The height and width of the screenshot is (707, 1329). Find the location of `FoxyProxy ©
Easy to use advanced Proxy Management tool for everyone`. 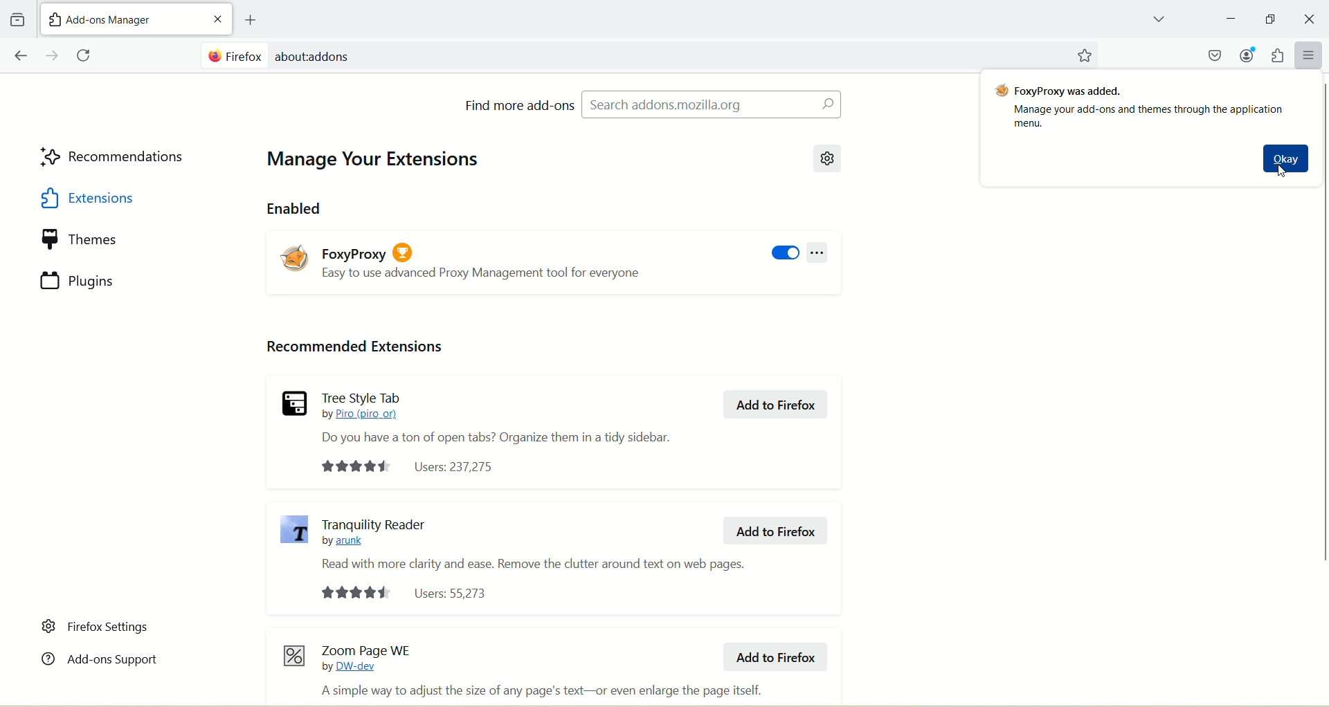

FoxyProxy ©
Easy to use advanced Proxy Management tool for everyone is located at coordinates (483, 257).